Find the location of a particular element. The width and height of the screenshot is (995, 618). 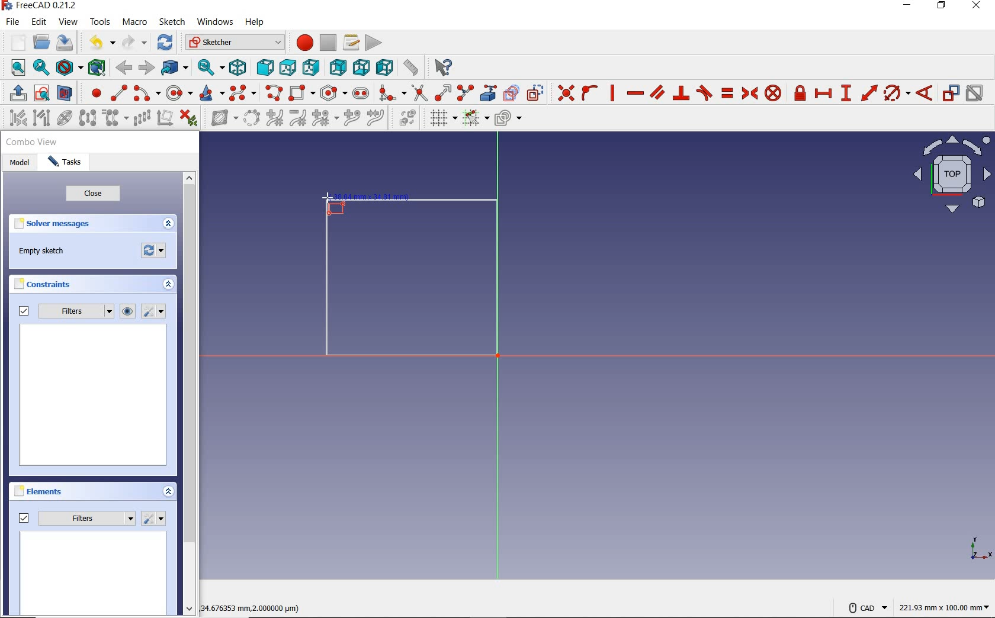

leave sketch is located at coordinates (15, 94).